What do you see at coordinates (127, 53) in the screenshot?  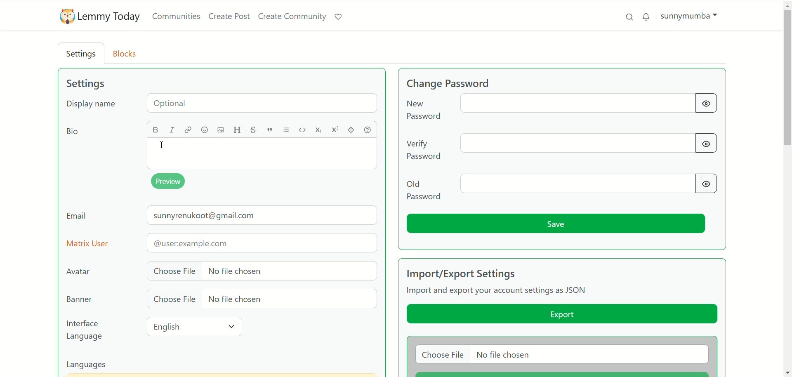 I see `blocks` at bounding box center [127, 53].